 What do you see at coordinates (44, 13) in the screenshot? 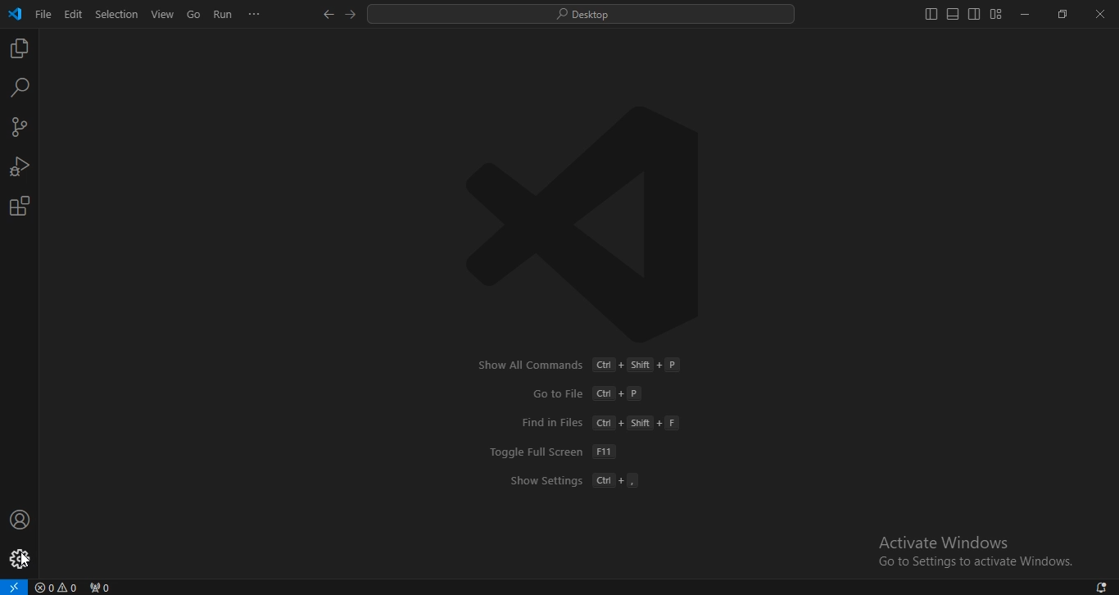
I see `file` at bounding box center [44, 13].